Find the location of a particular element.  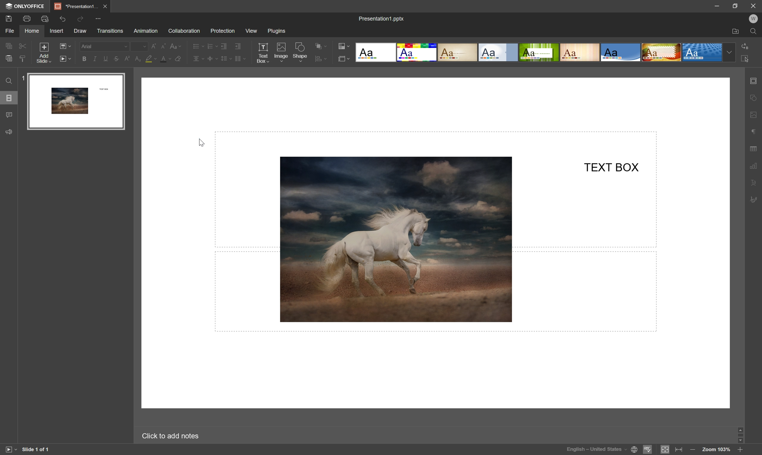

paste is located at coordinates (9, 58).